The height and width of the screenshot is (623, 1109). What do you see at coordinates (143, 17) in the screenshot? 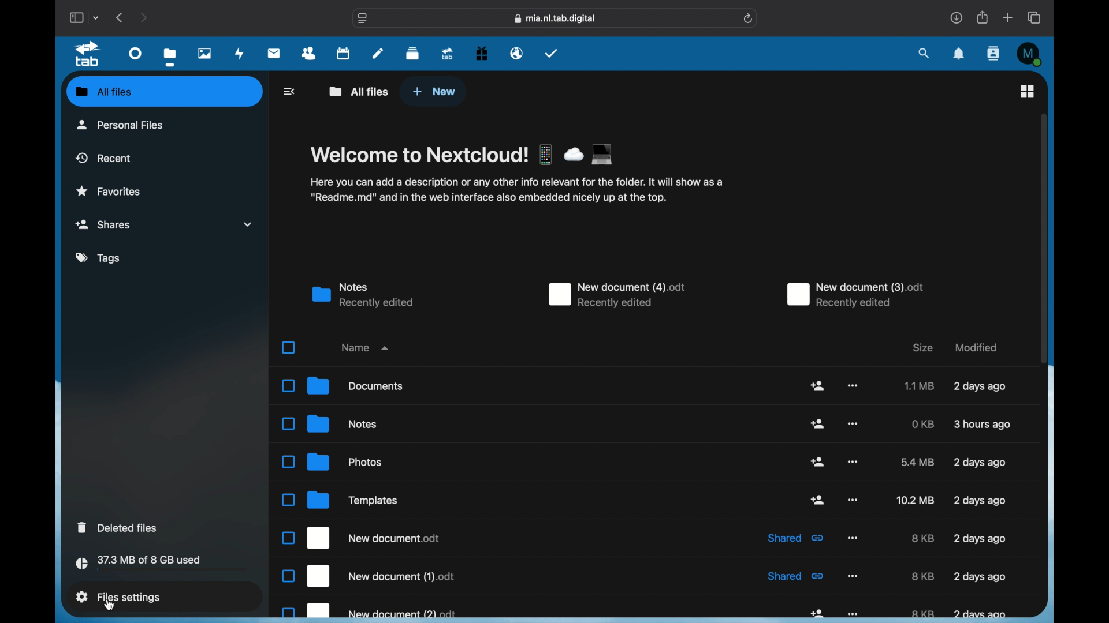
I see `next` at bounding box center [143, 17].